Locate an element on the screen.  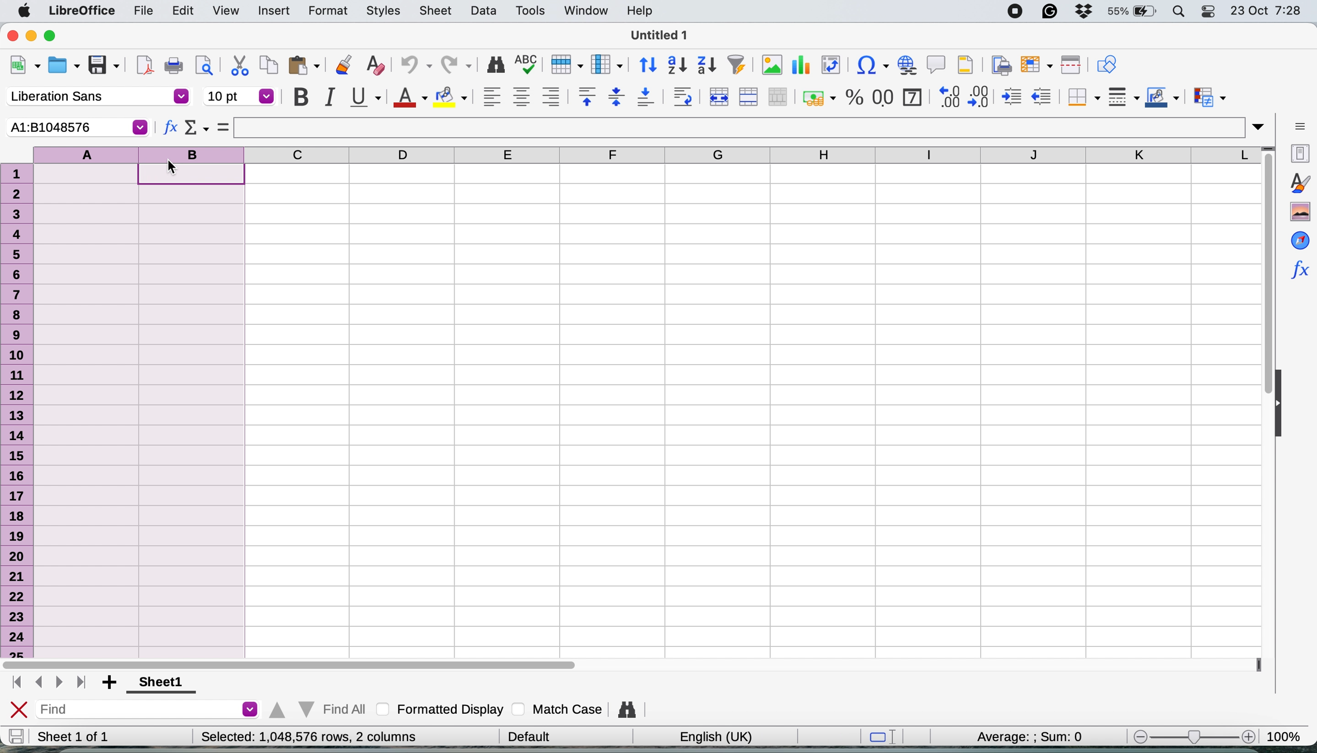
format is located at coordinates (327, 11).